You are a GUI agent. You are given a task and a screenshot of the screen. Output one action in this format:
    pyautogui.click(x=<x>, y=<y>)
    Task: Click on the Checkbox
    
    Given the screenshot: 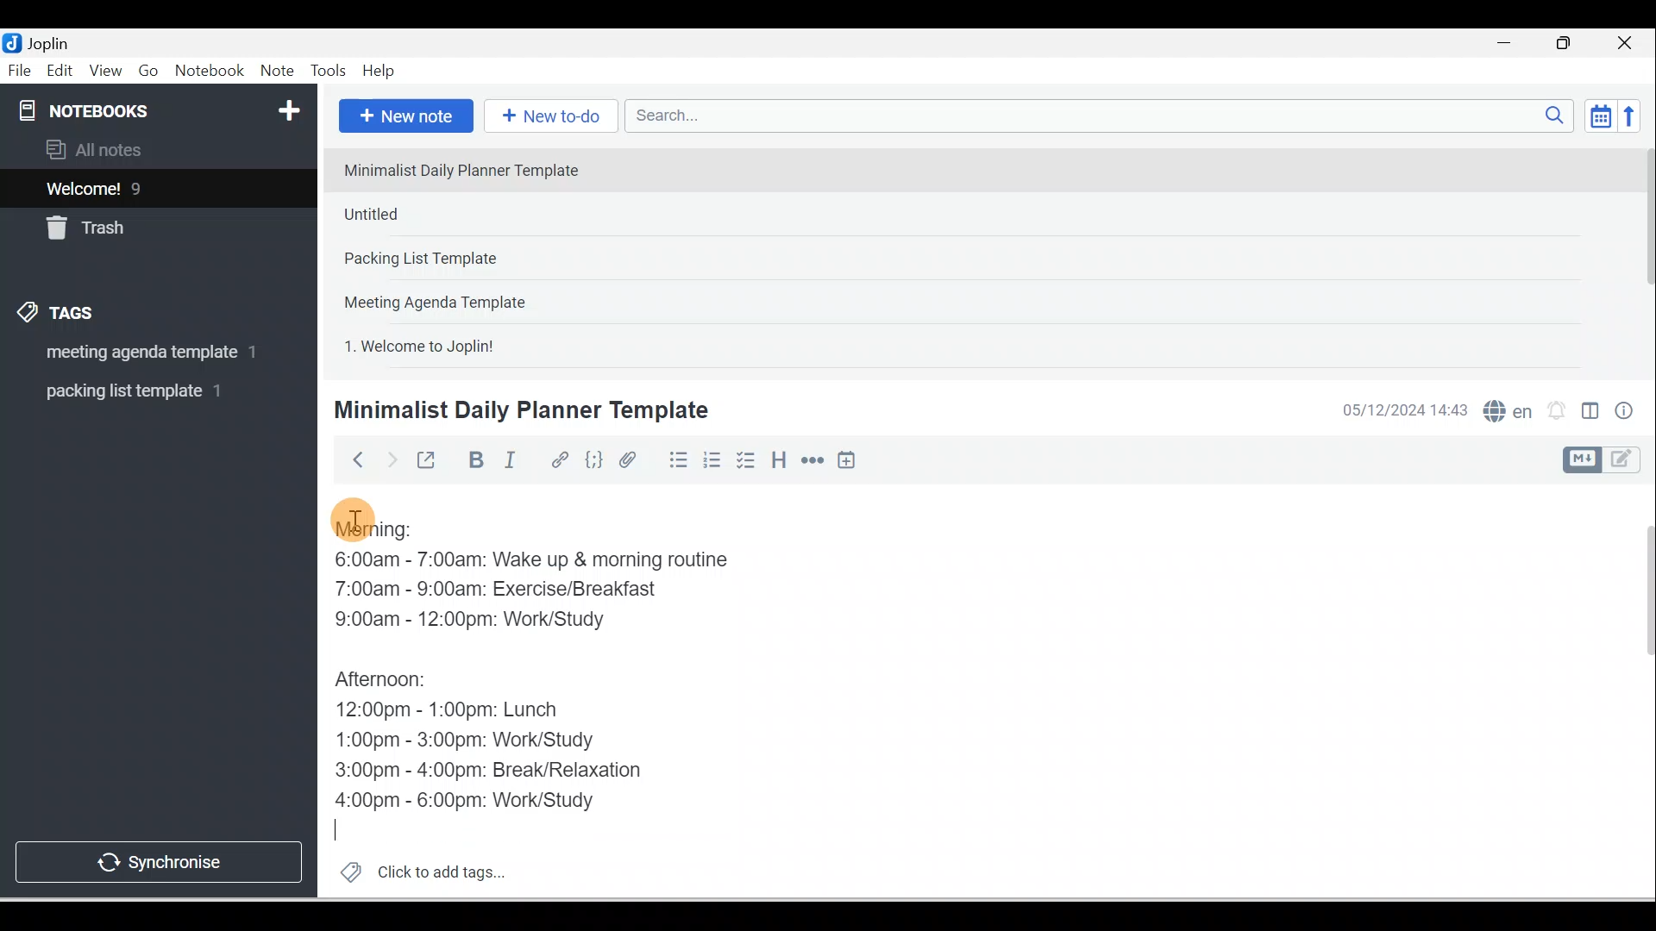 What is the action you would take?
    pyautogui.click(x=744, y=460)
    